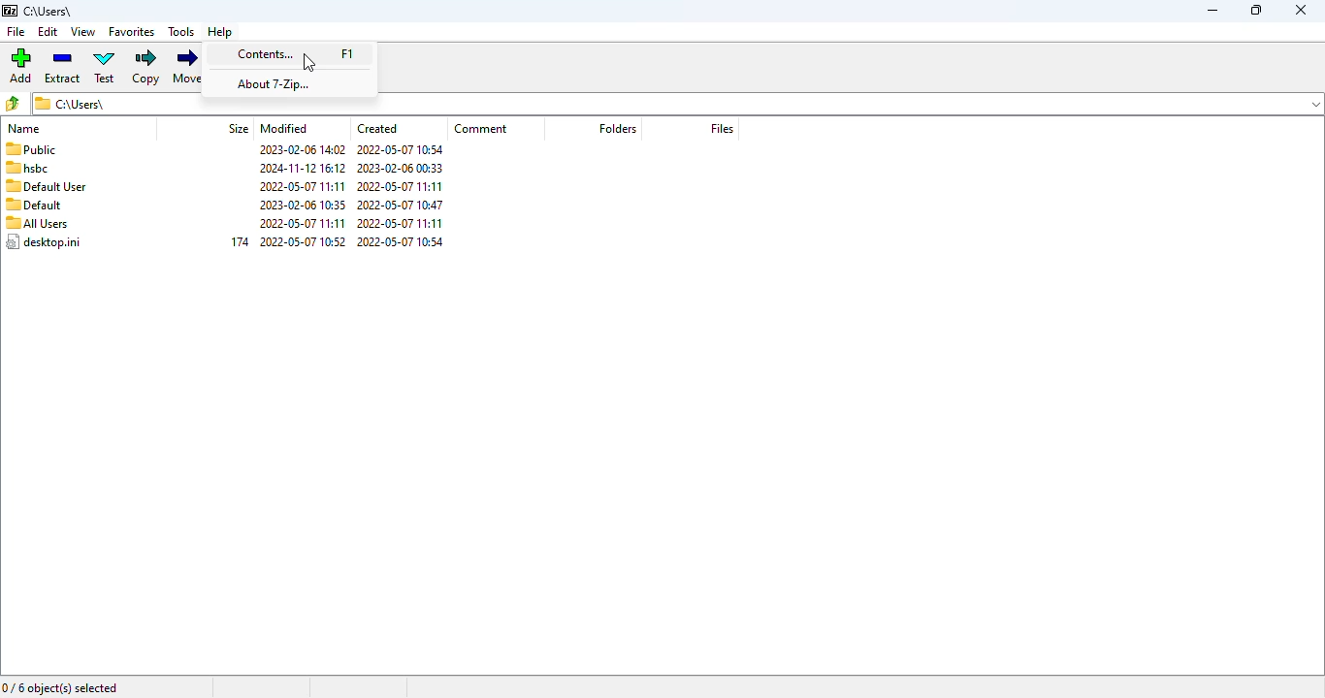 The height and width of the screenshot is (698, 1325). What do you see at coordinates (84, 32) in the screenshot?
I see `view` at bounding box center [84, 32].